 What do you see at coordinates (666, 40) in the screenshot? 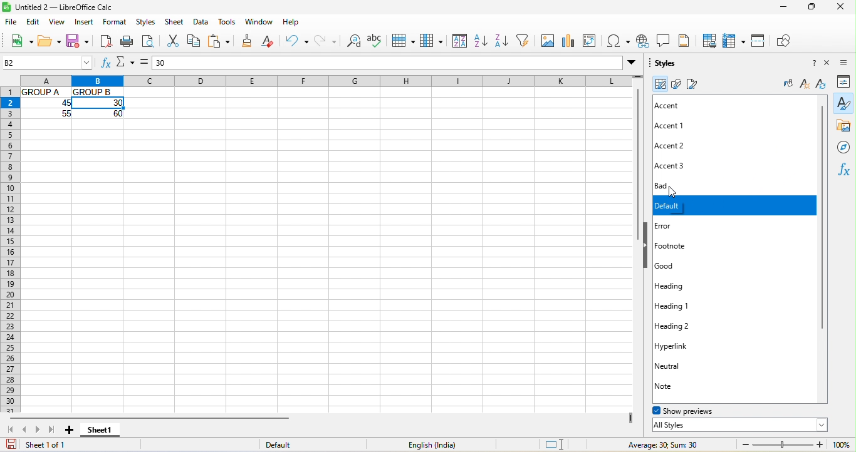
I see `comment` at bounding box center [666, 40].